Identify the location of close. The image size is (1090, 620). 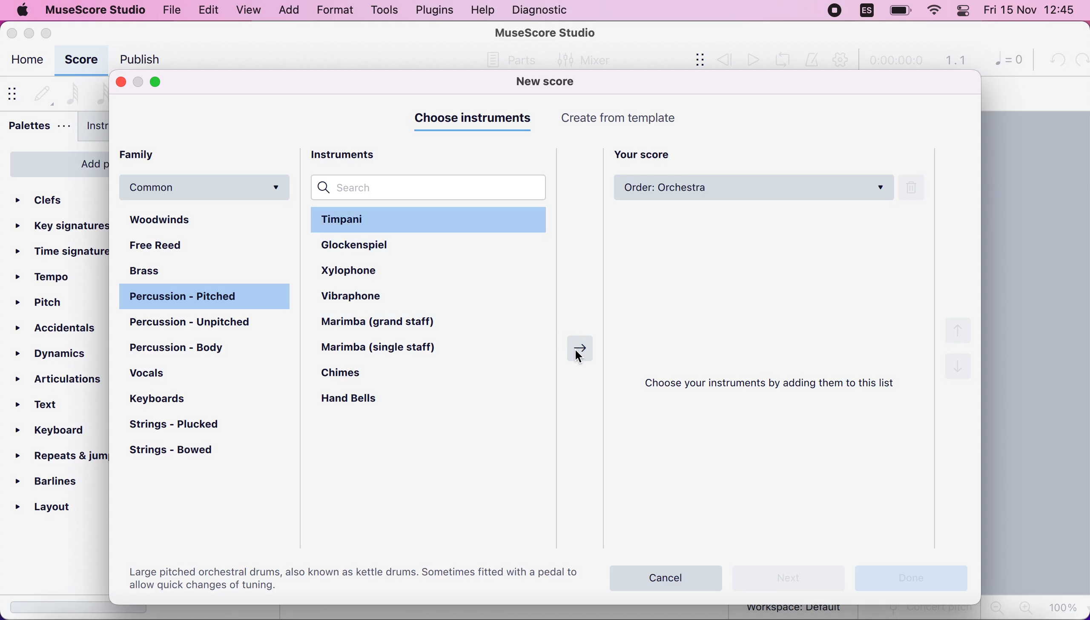
(13, 33).